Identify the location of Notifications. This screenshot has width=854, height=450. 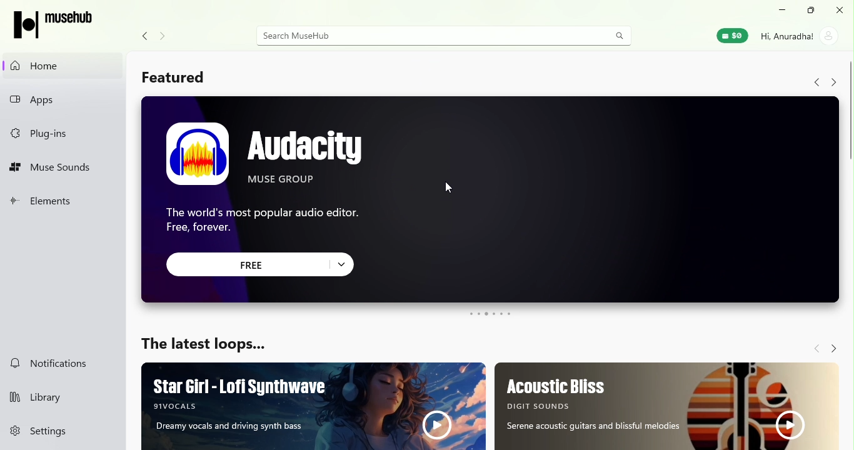
(61, 364).